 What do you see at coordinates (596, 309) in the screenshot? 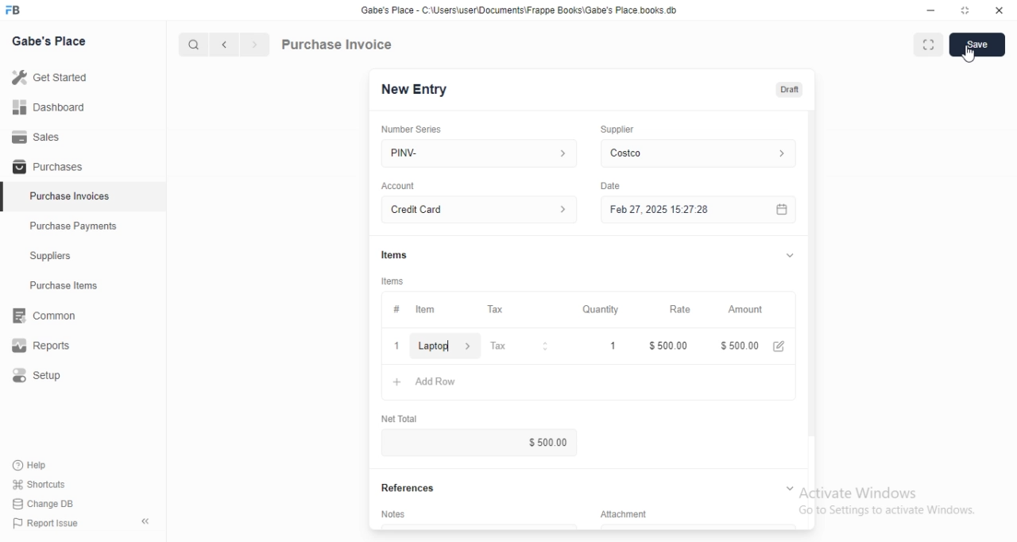
I see `Quantity` at bounding box center [596, 309].